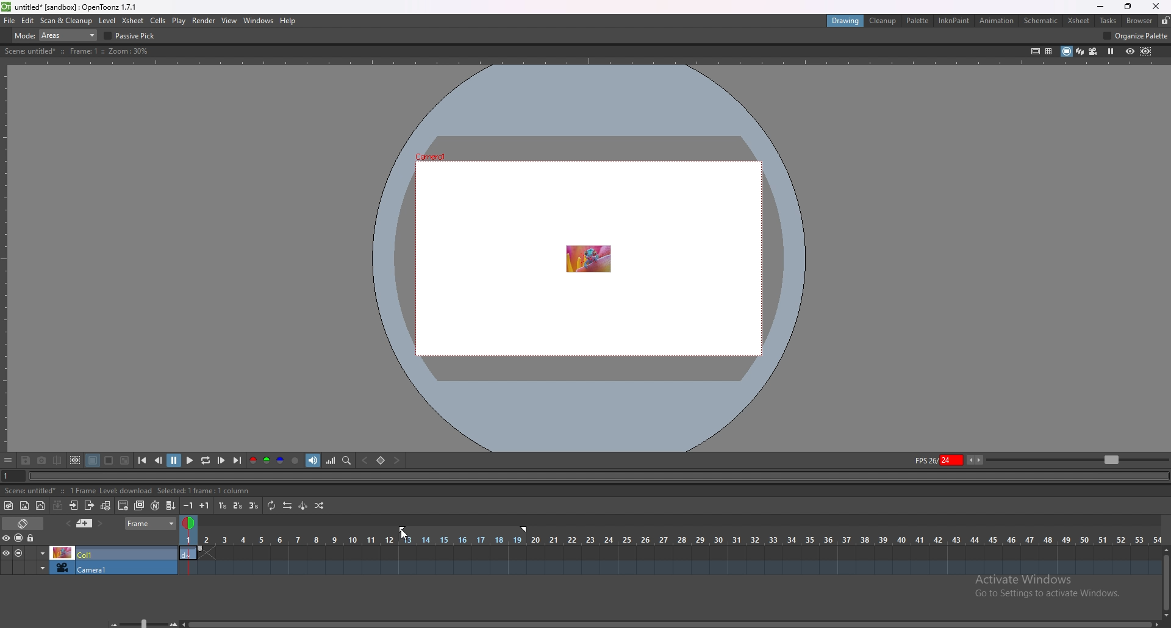 This screenshot has width=1171, height=628. Describe the element at coordinates (1141, 20) in the screenshot. I see `browser` at that location.